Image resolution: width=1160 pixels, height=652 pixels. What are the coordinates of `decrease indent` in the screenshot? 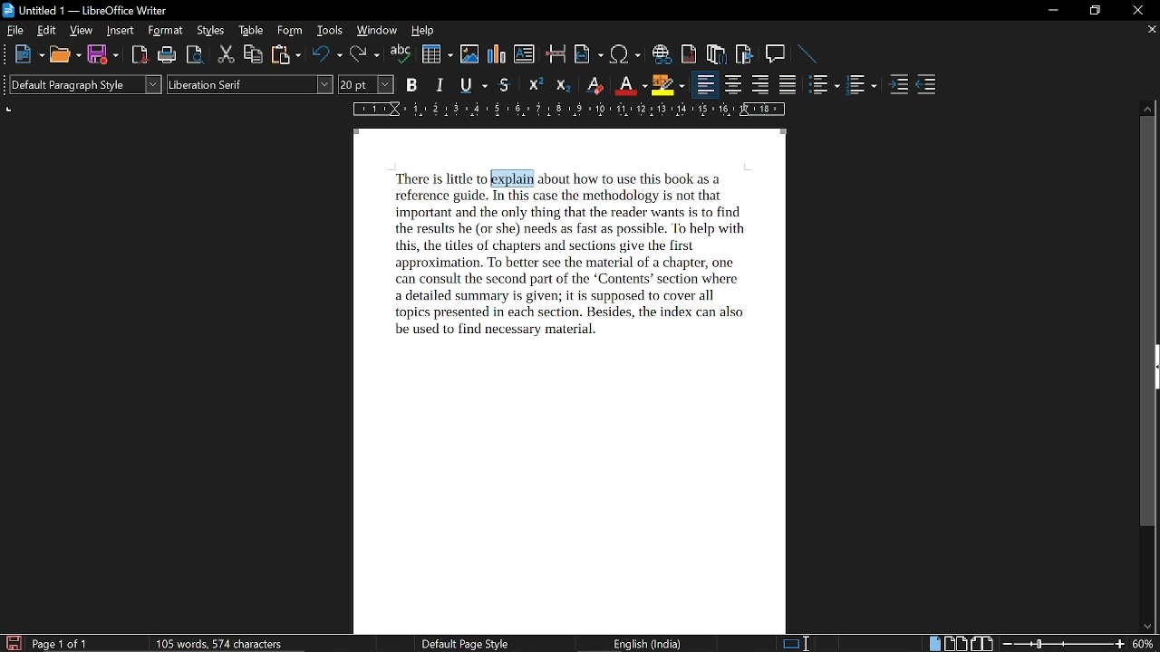 It's located at (926, 85).